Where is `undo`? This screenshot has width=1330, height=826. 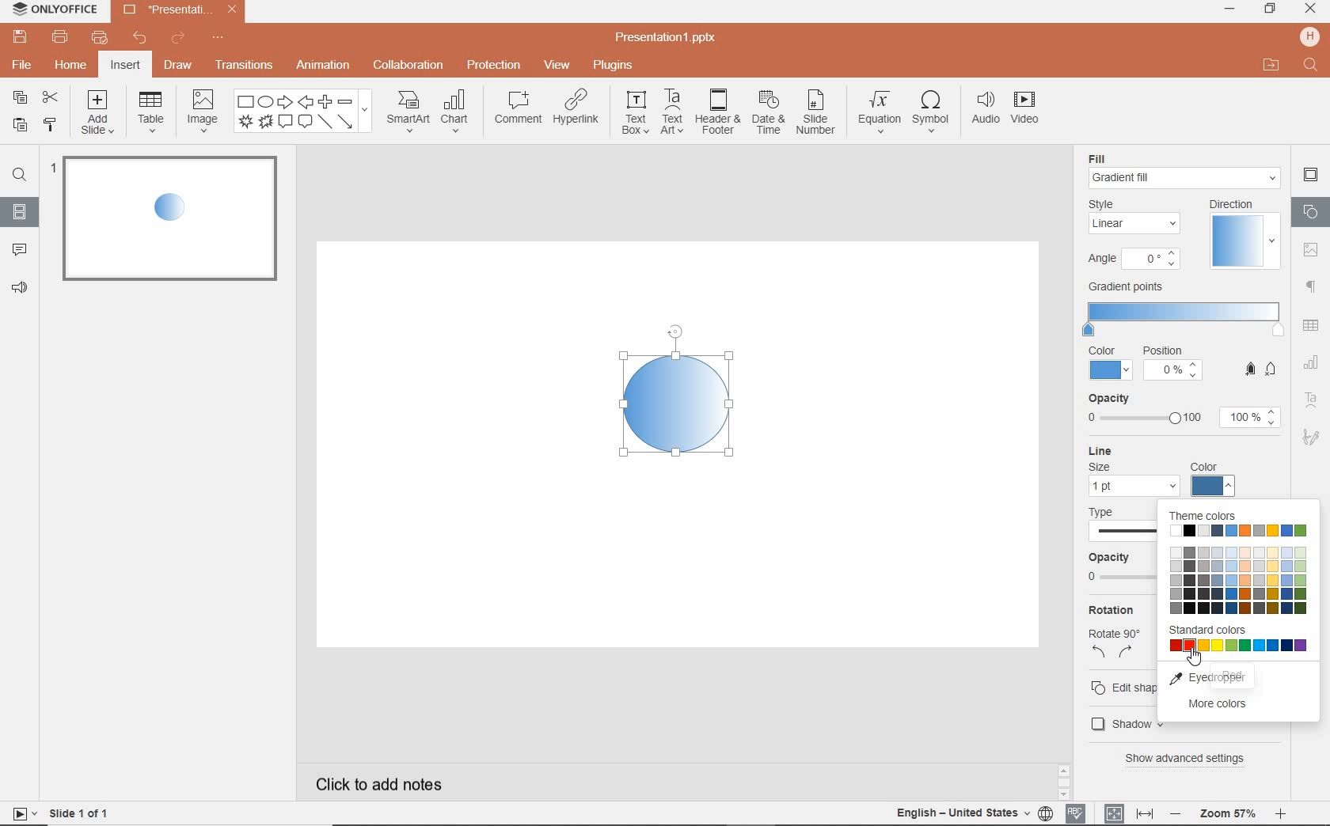 undo is located at coordinates (142, 39).